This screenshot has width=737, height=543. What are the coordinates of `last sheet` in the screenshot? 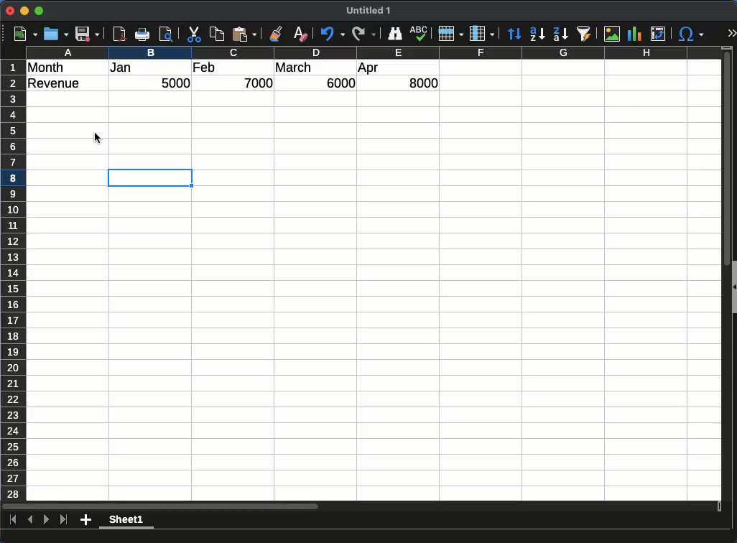 It's located at (63, 519).